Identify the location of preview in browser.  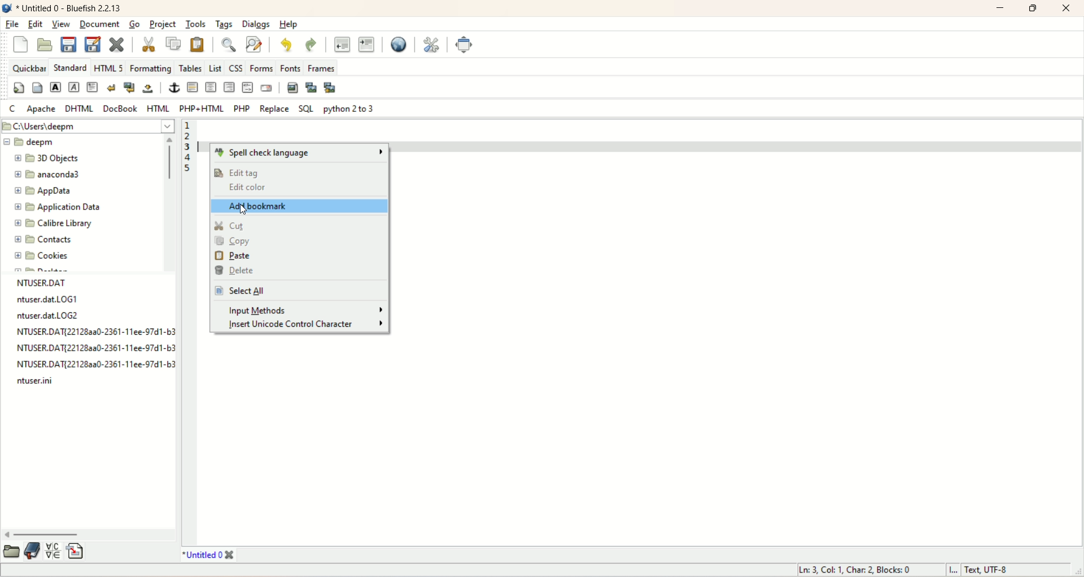
(397, 45).